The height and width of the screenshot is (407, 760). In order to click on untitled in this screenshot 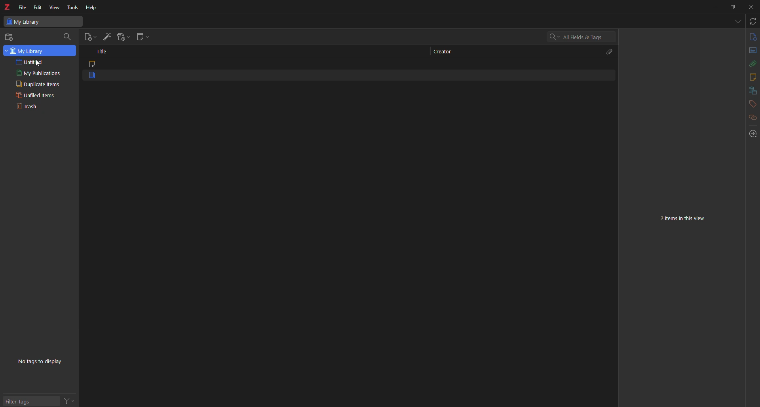, I will do `click(31, 62)`.